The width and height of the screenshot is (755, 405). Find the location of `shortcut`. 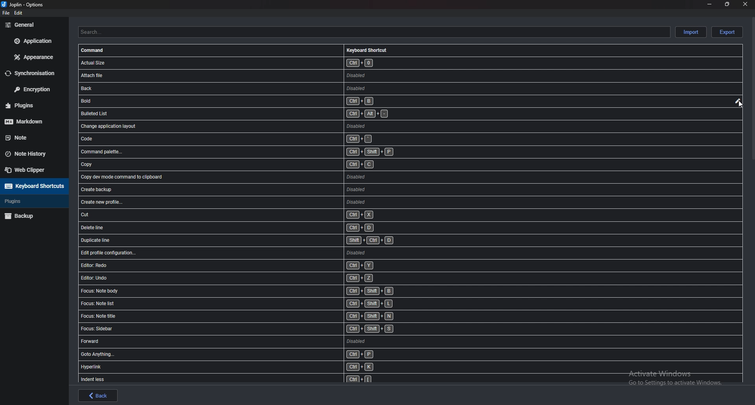

shortcut is located at coordinates (259, 317).